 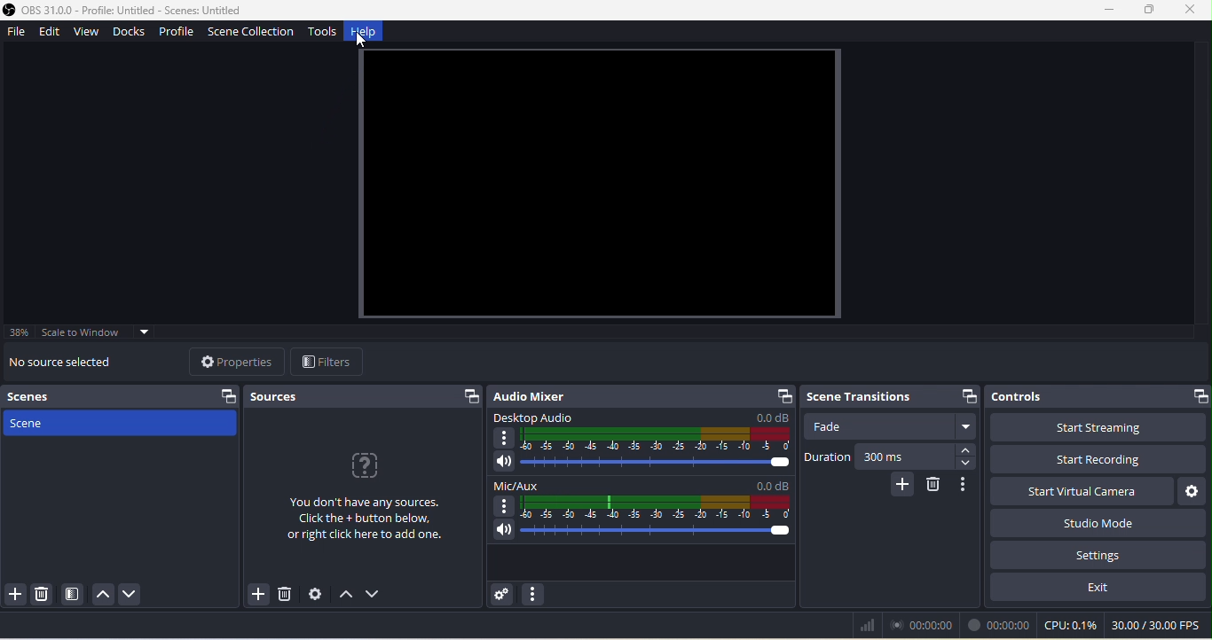 I want to click on tools, so click(x=324, y=34).